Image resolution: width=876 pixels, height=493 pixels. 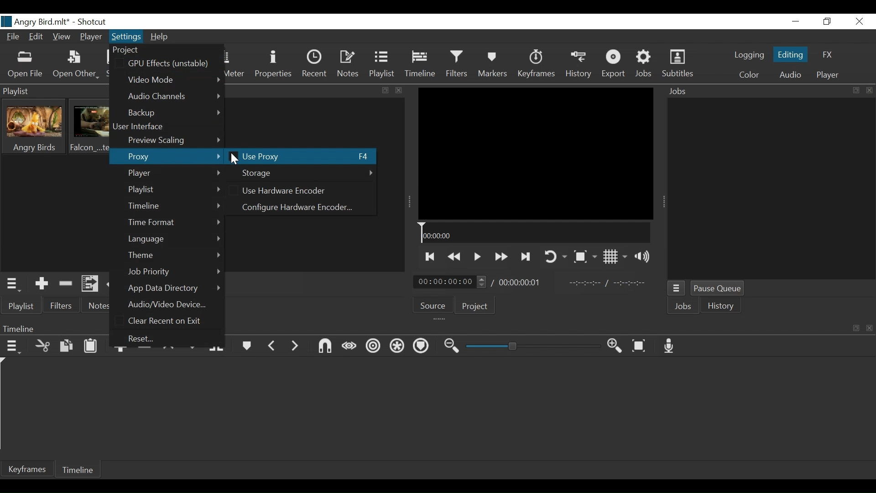 I want to click on Timeline, so click(x=533, y=232).